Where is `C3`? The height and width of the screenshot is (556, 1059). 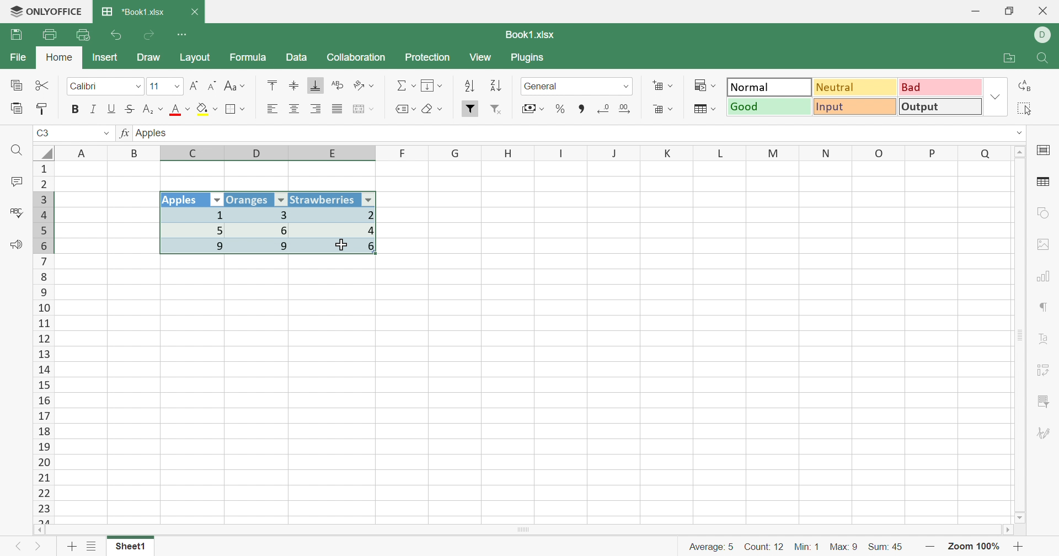 C3 is located at coordinates (44, 134).